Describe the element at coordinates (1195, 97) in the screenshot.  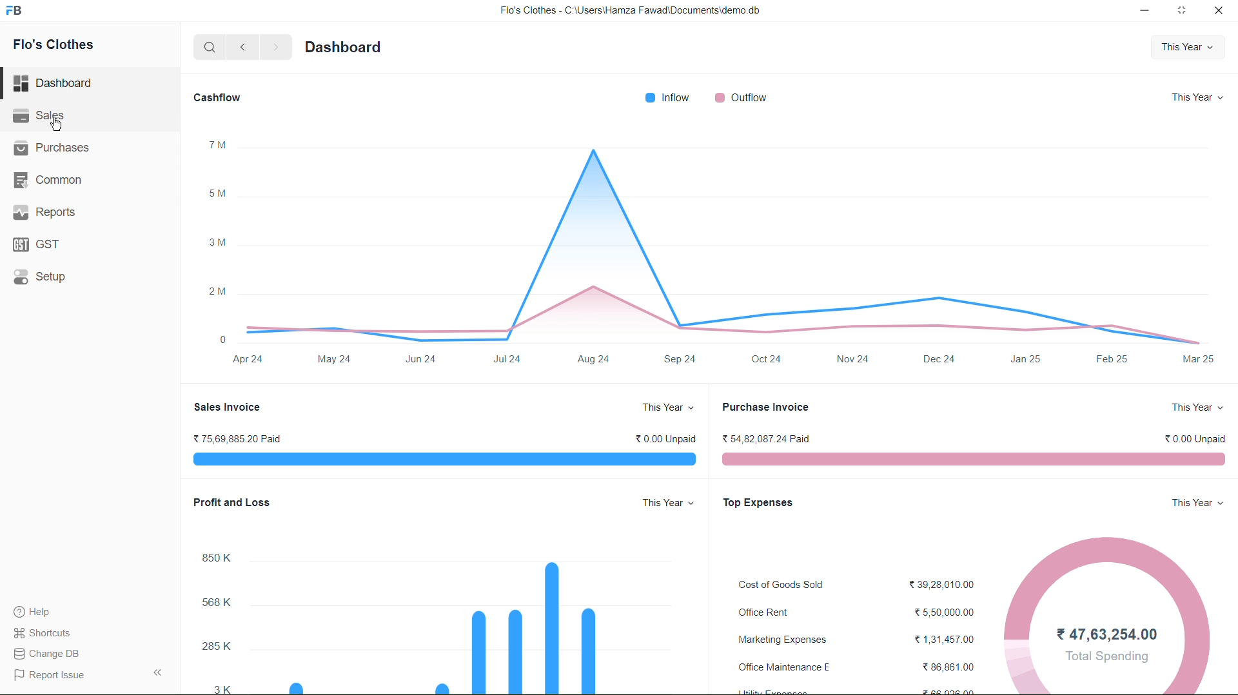
I see `This year` at that location.